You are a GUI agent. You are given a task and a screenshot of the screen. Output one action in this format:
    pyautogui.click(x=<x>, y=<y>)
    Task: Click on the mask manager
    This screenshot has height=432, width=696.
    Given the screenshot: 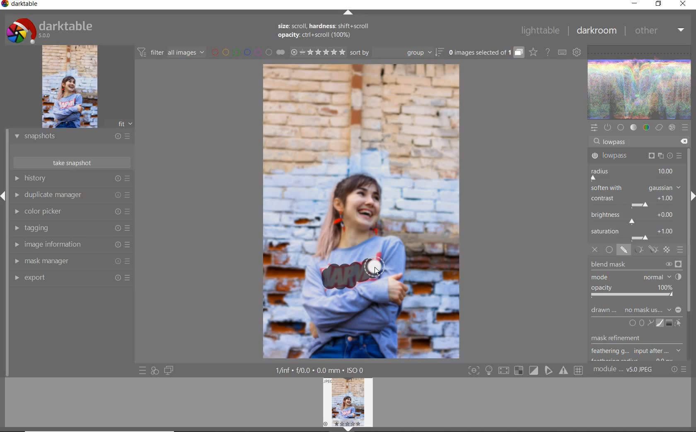 What is the action you would take?
    pyautogui.click(x=71, y=262)
    